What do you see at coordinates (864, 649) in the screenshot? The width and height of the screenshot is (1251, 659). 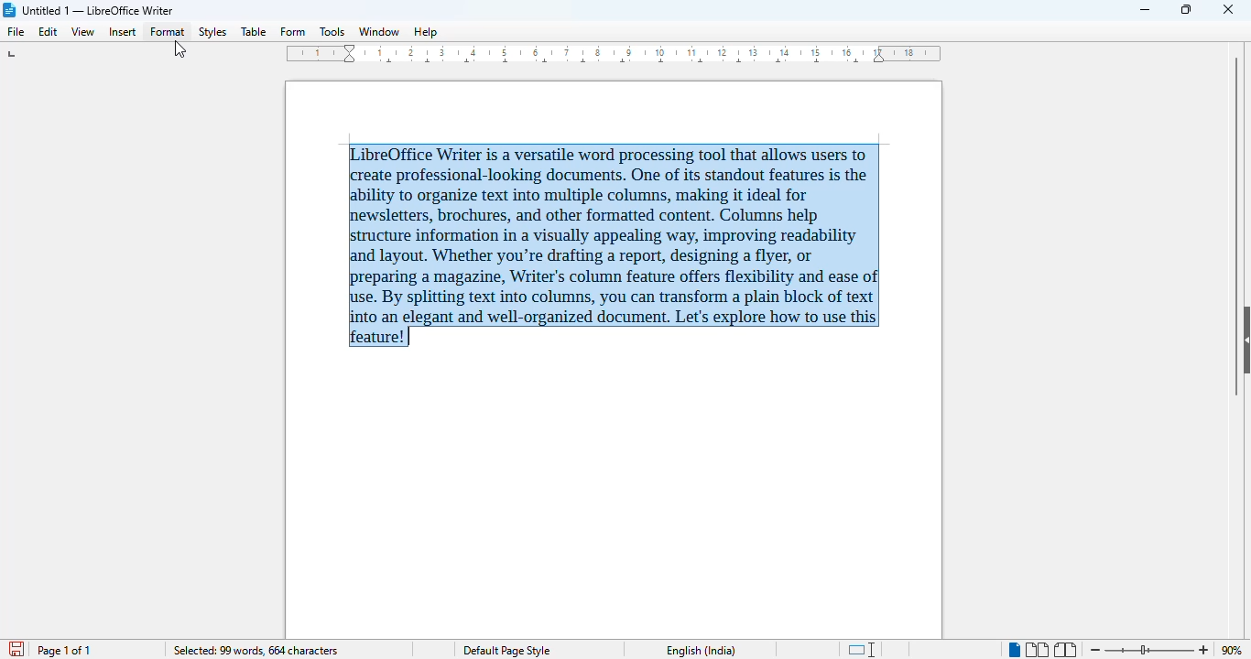 I see `standard selection` at bounding box center [864, 649].